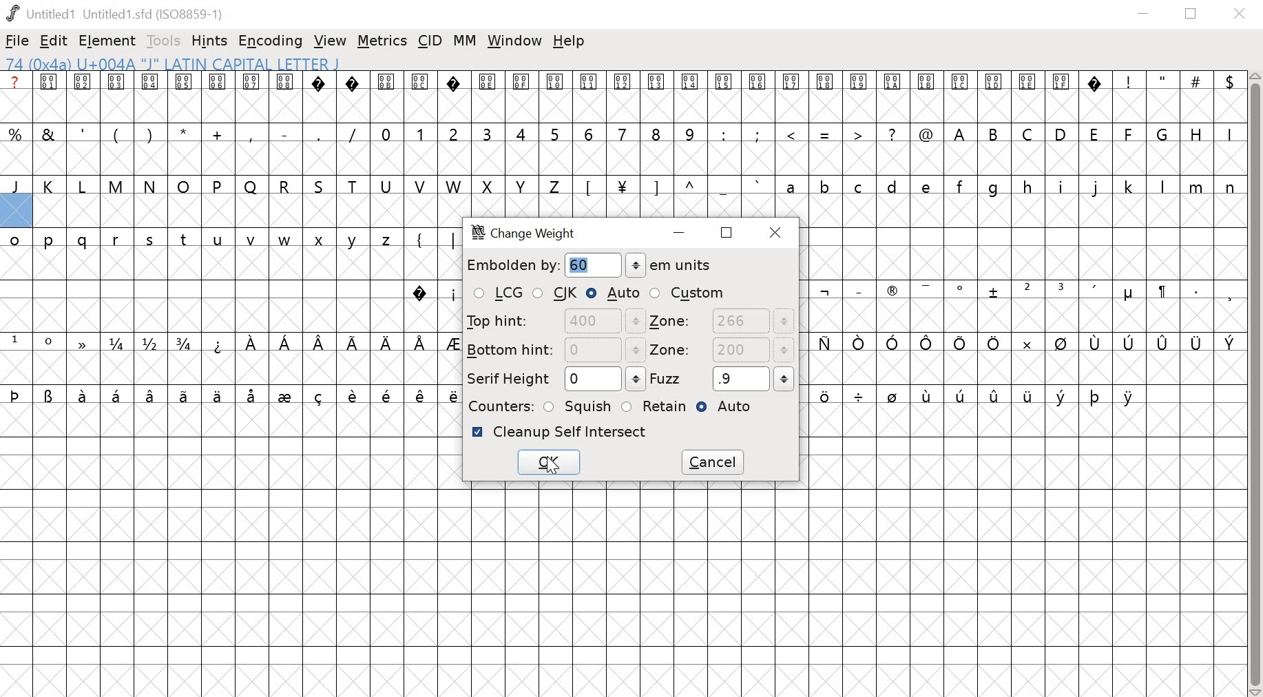 The height and width of the screenshot is (697, 1263). Describe the element at coordinates (1009, 186) in the screenshot. I see `lower case letter` at that location.